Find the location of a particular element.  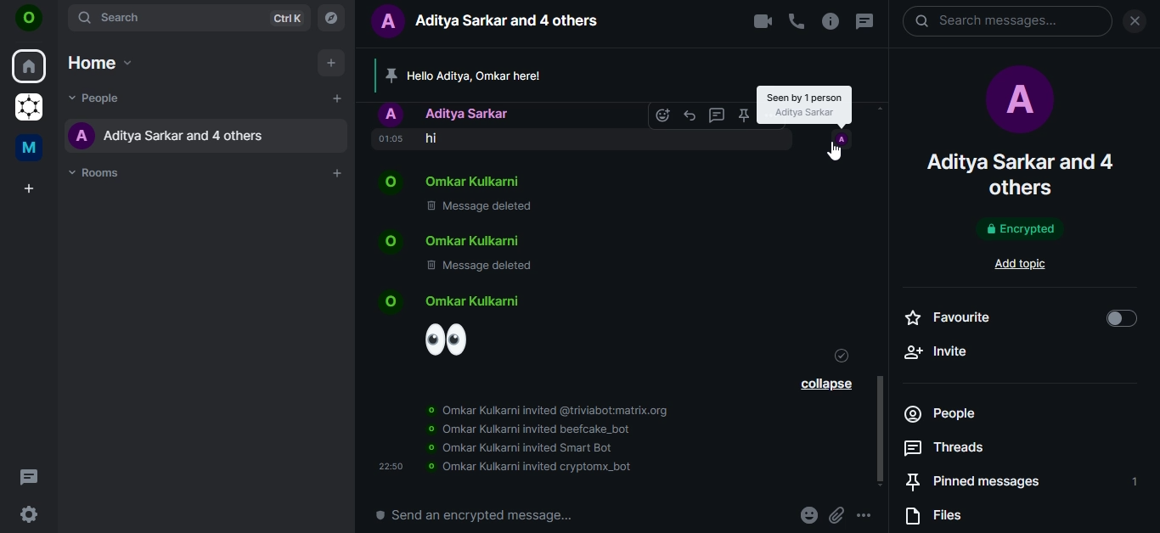

 chat messages is located at coordinates (488, 196).